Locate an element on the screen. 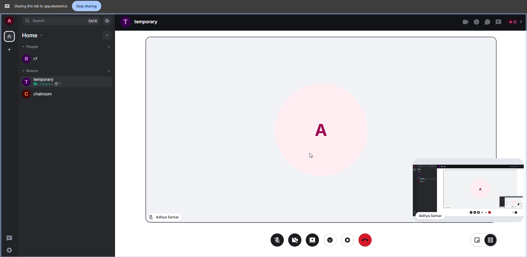 This screenshot has height=257, width=527. reaction is located at coordinates (330, 239).